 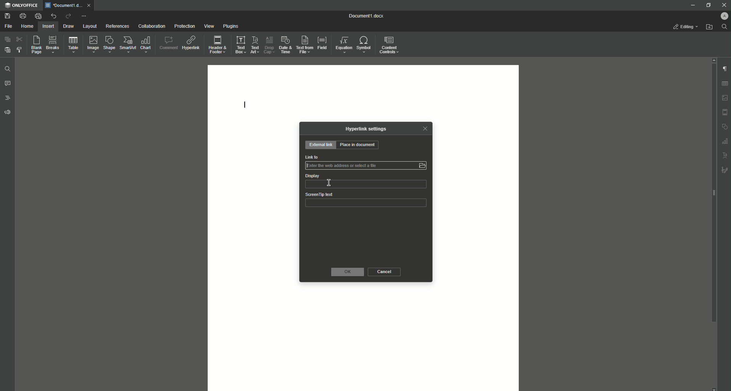 What do you see at coordinates (22, 15) in the screenshot?
I see `Print` at bounding box center [22, 15].